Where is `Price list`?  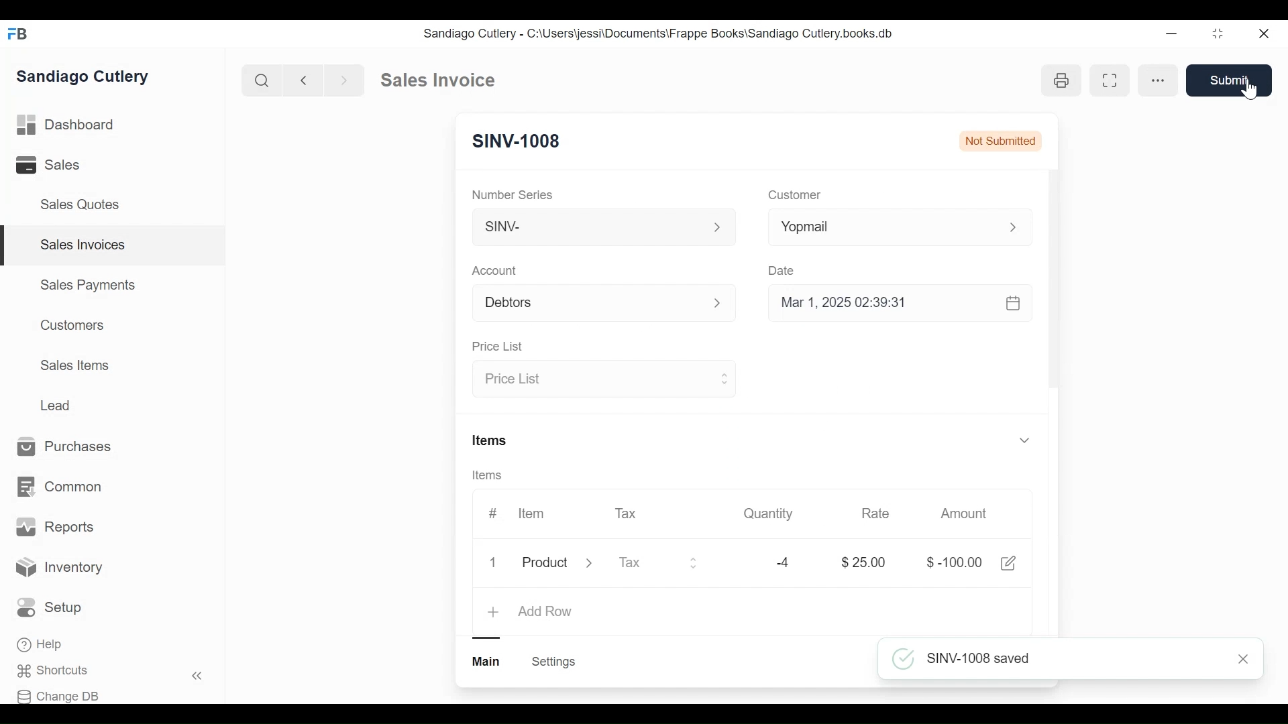
Price list is located at coordinates (606, 377).